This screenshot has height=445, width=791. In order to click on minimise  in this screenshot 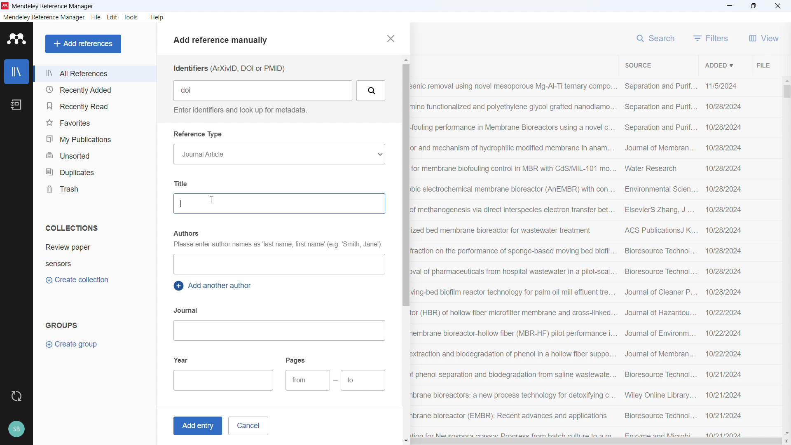, I will do `click(730, 6)`.